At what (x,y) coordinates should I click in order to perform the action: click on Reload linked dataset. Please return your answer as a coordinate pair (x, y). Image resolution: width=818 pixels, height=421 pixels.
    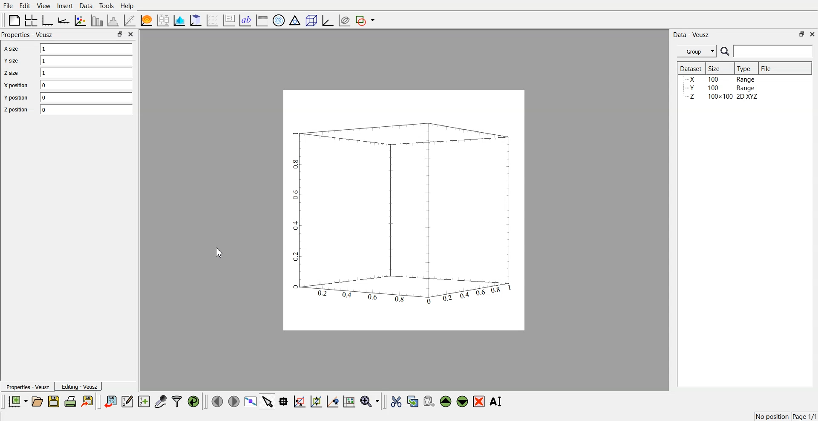
    Looking at the image, I should click on (193, 401).